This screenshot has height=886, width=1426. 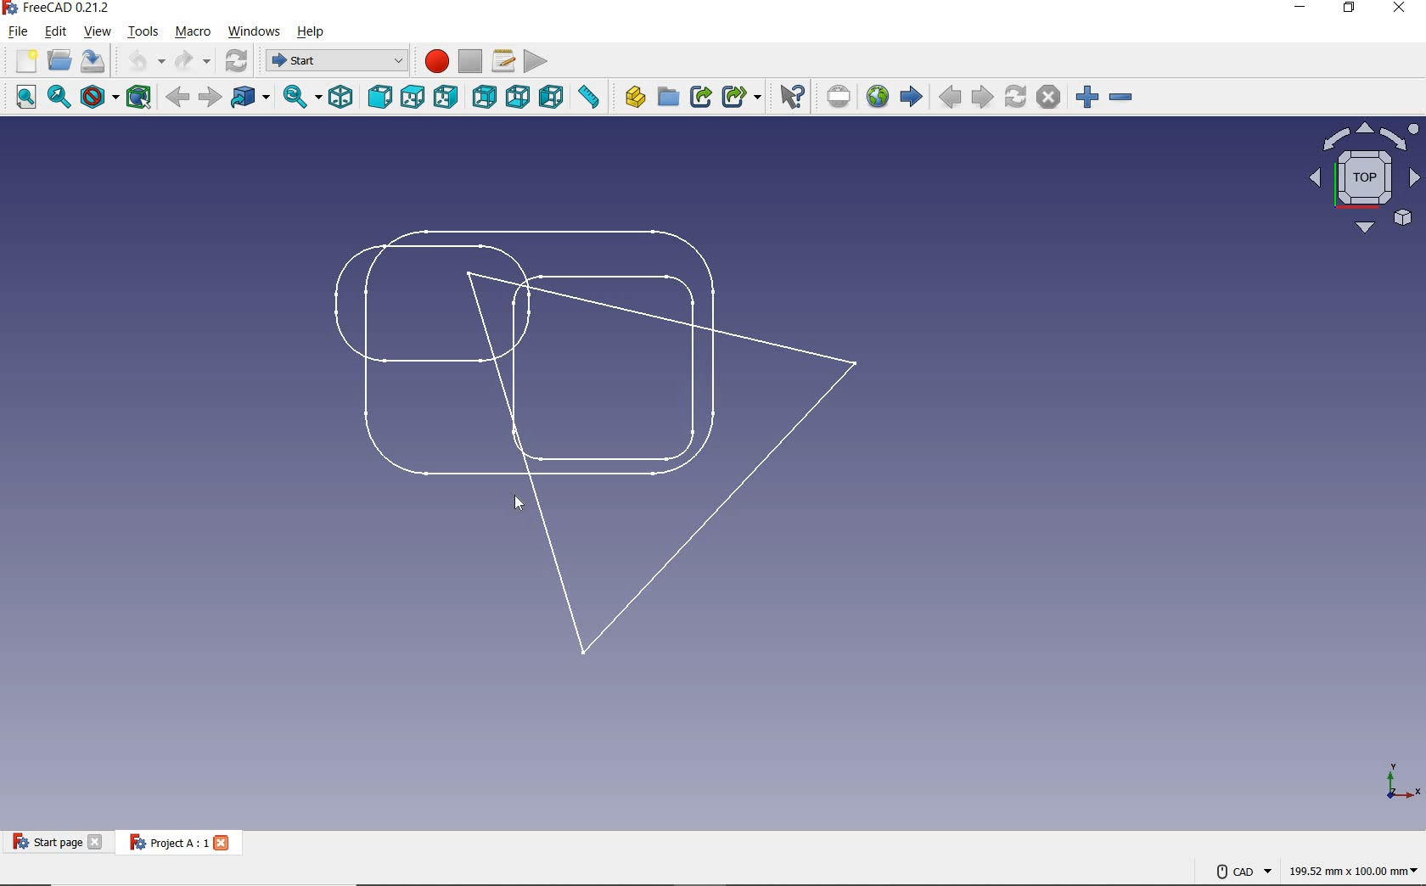 What do you see at coordinates (59, 60) in the screenshot?
I see `OPEN` at bounding box center [59, 60].